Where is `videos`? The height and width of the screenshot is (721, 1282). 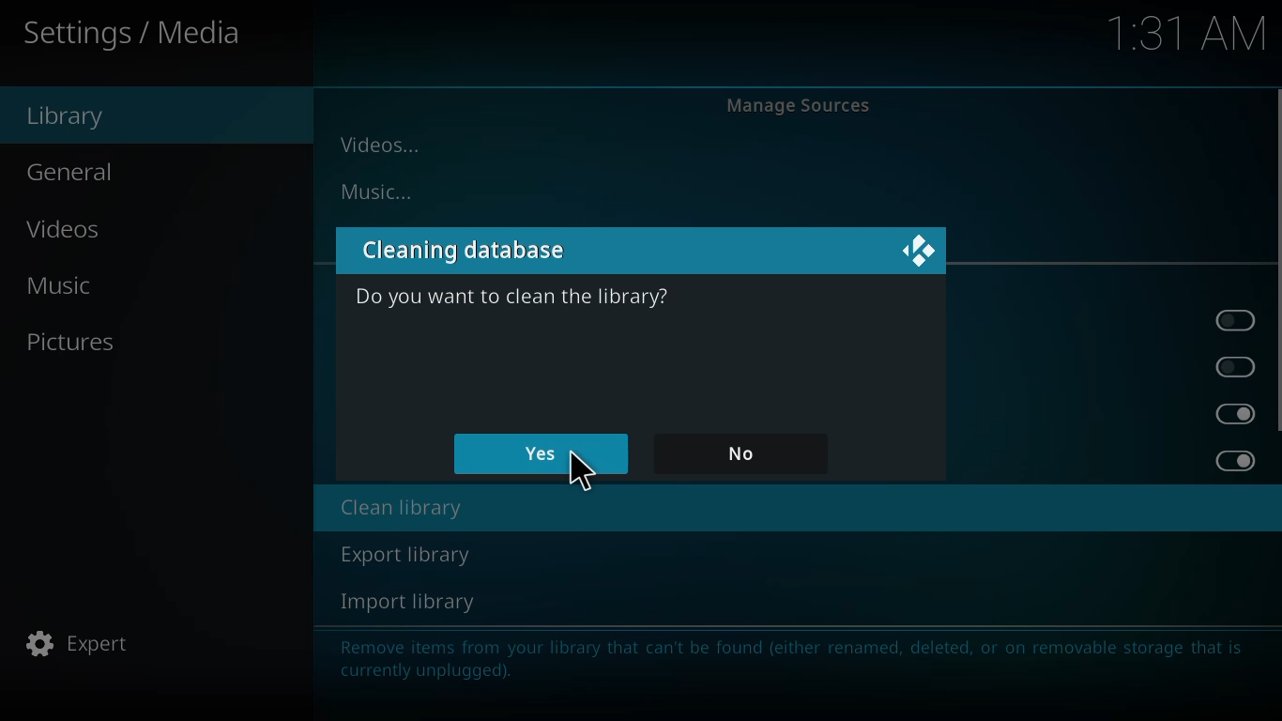 videos is located at coordinates (384, 145).